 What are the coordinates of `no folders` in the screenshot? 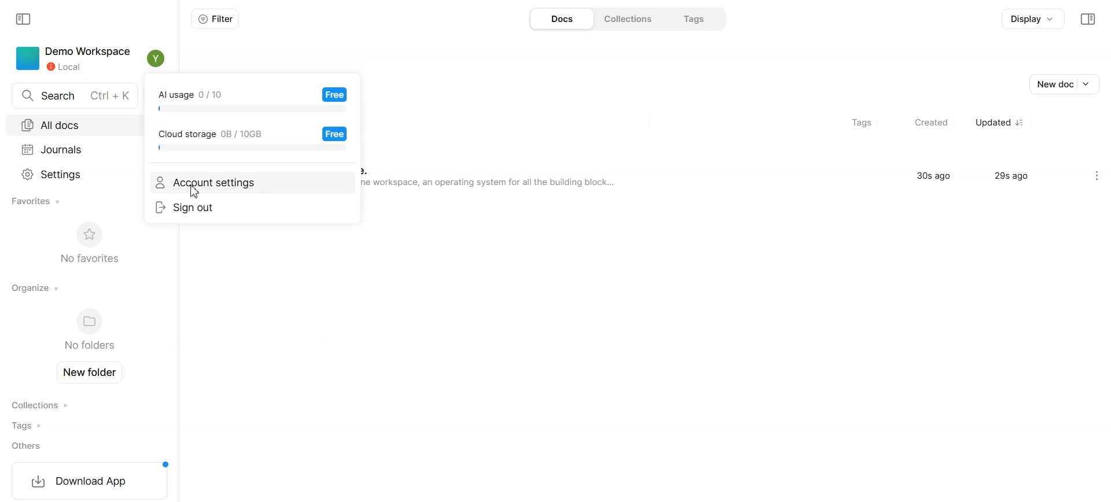 It's located at (87, 331).